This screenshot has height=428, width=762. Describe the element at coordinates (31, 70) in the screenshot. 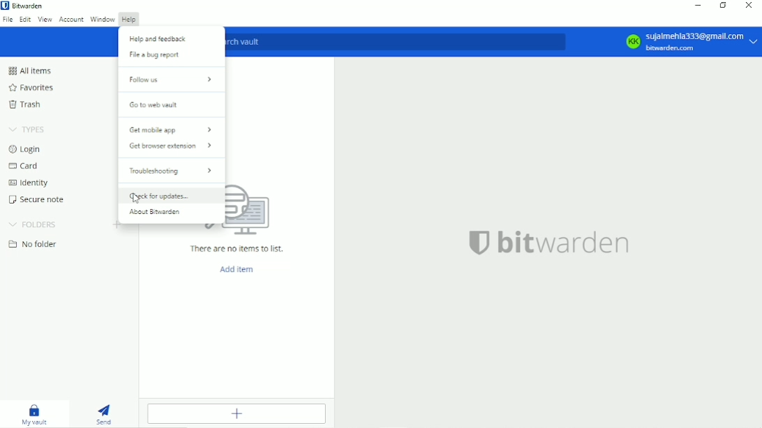

I see `All items` at that location.